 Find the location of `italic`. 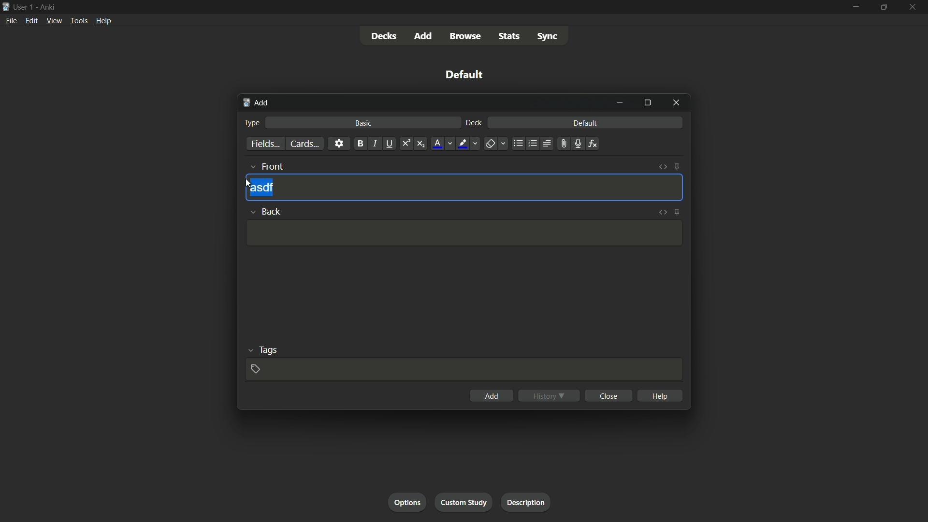

italic is located at coordinates (374, 143).